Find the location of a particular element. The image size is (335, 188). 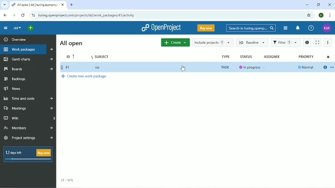

Filter 1 is located at coordinates (286, 42).